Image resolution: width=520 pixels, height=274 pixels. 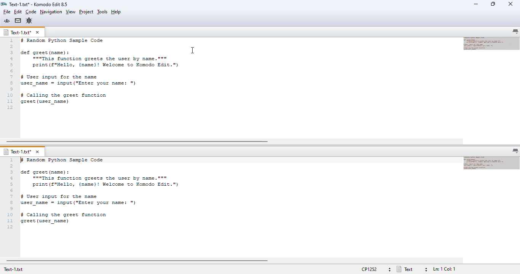 I want to click on text, so click(x=126, y=192).